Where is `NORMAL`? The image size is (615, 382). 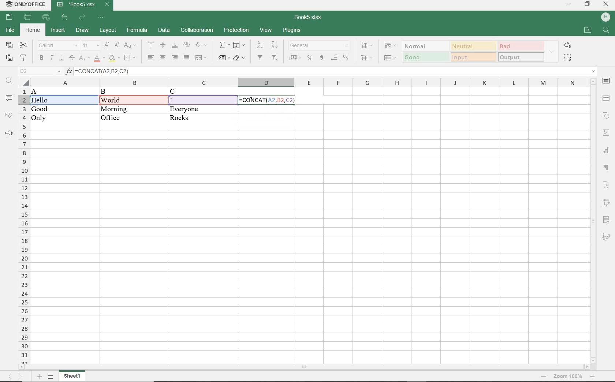 NORMAL is located at coordinates (424, 46).